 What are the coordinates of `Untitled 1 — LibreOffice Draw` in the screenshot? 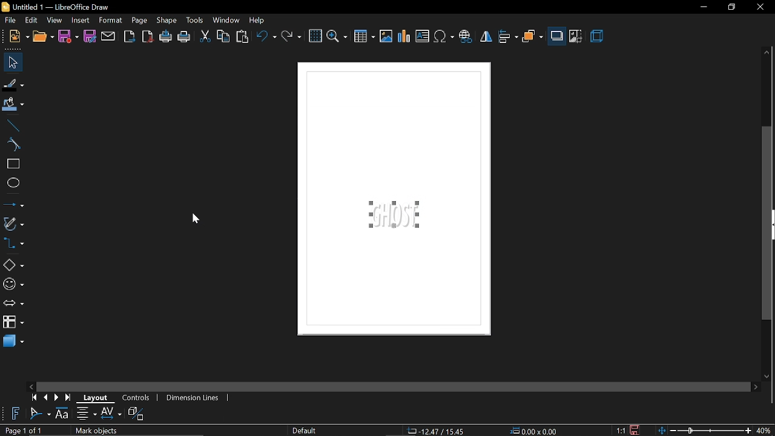 It's located at (62, 7).